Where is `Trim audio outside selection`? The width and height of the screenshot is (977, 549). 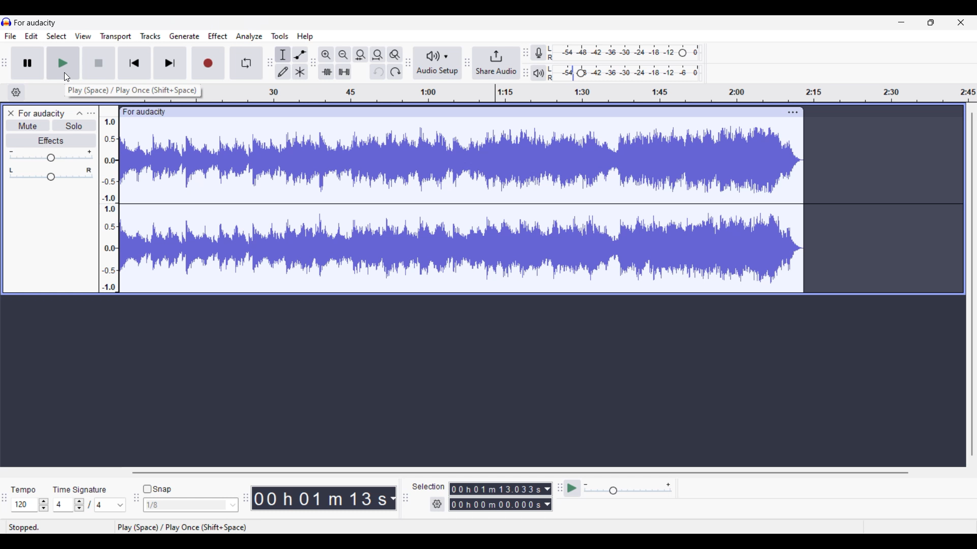 Trim audio outside selection is located at coordinates (326, 72).